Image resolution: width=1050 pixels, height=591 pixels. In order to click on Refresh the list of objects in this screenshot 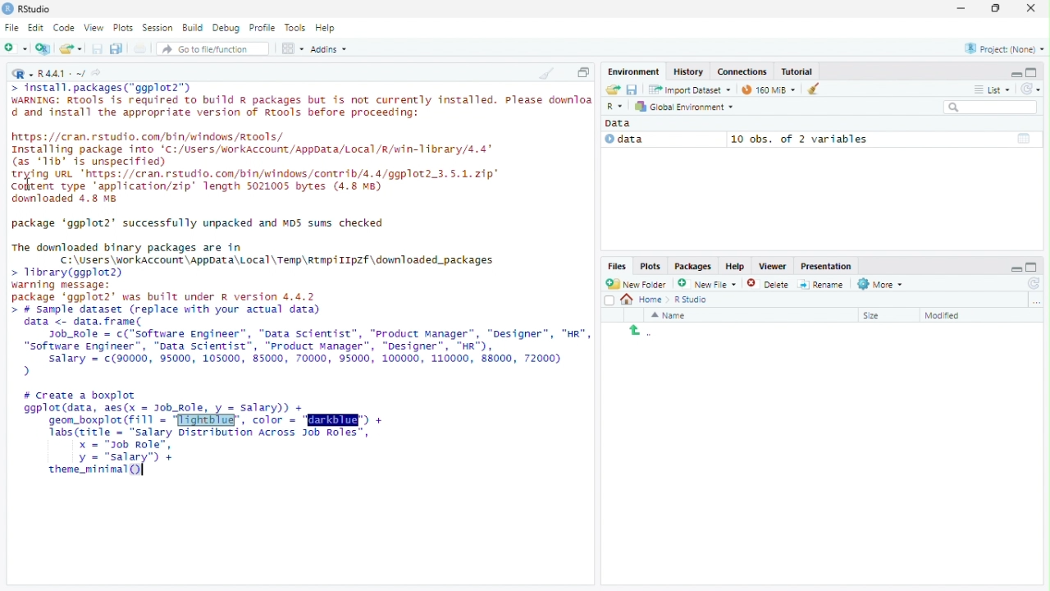, I will do `click(1030, 88)`.